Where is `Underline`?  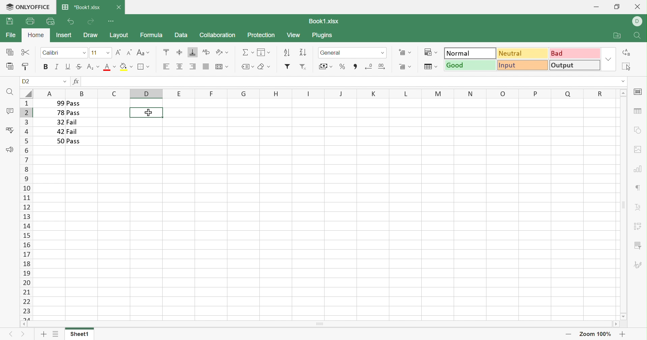 Underline is located at coordinates (68, 66).